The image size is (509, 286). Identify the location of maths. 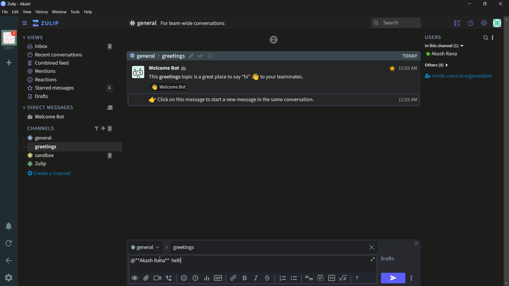
(344, 278).